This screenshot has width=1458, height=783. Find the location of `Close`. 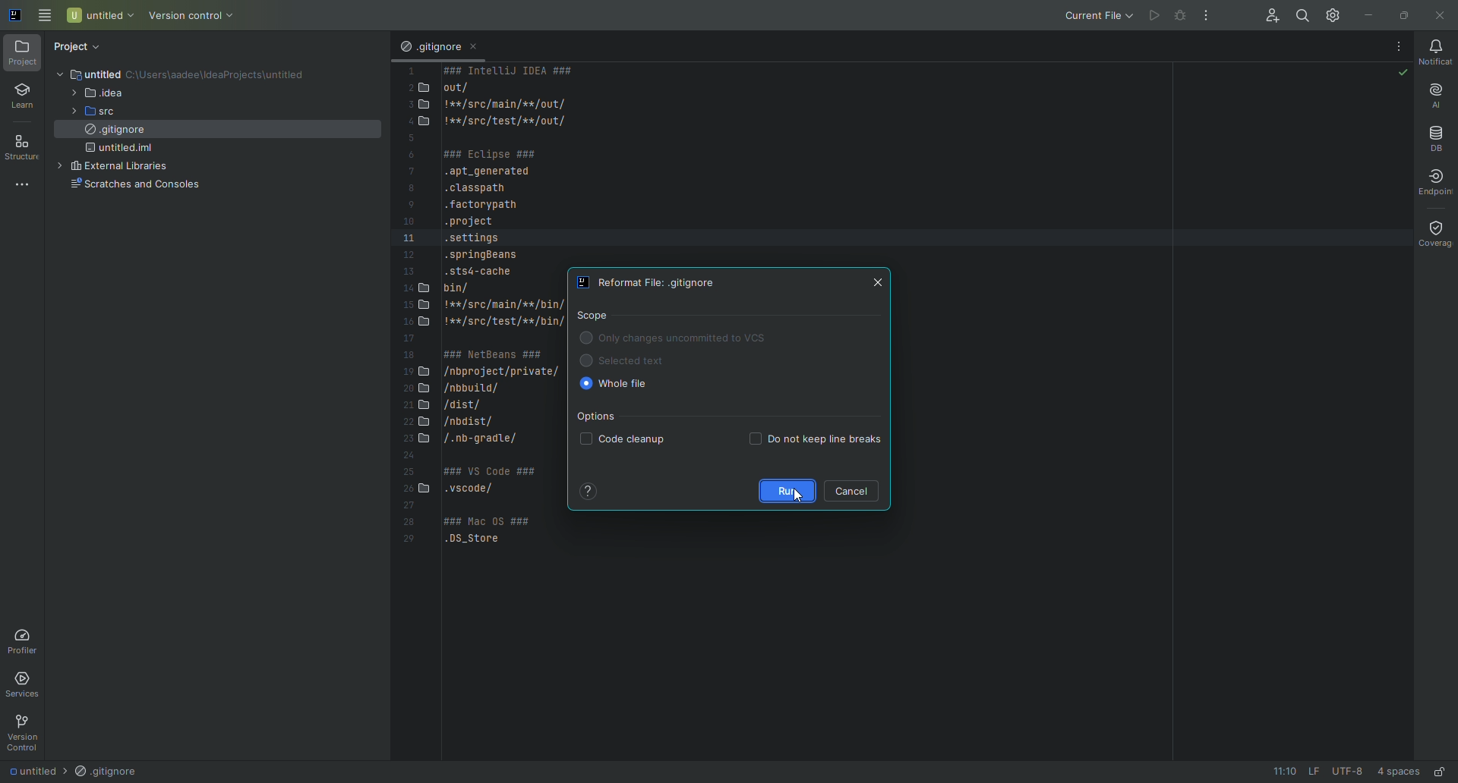

Close is located at coordinates (478, 49).